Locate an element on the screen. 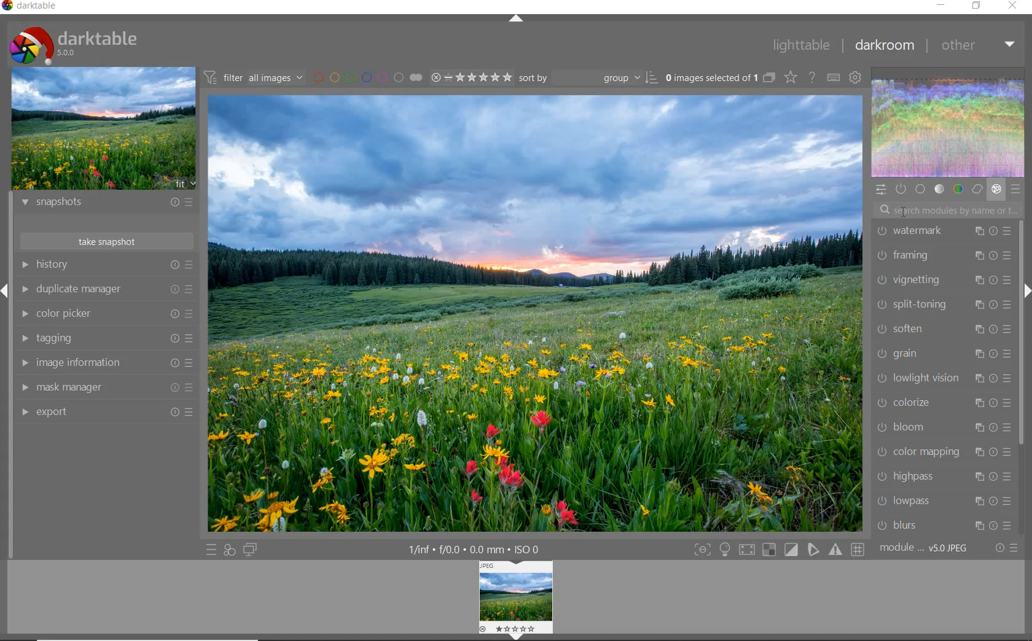  lighttable is located at coordinates (802, 47).